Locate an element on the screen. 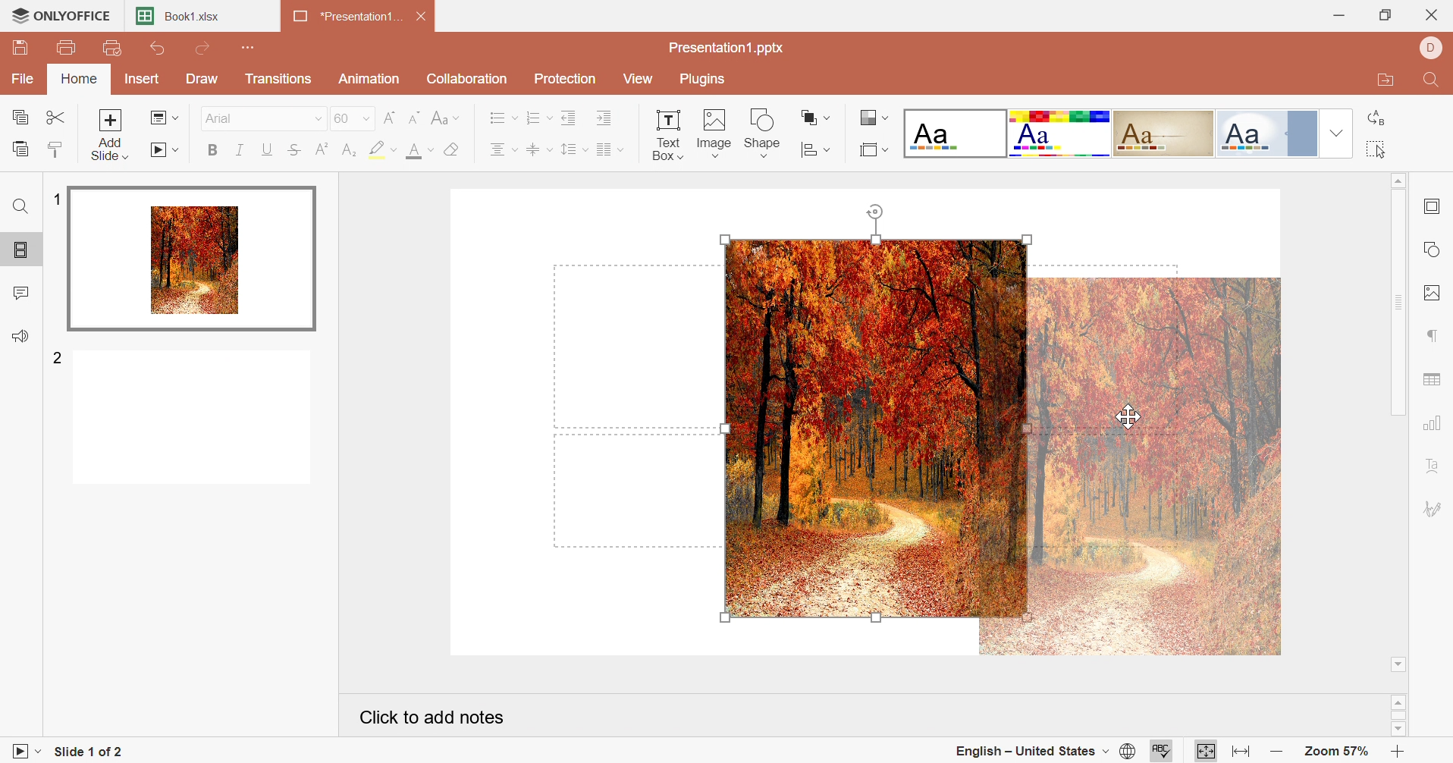 This screenshot has width=1453, height=763. Open file location is located at coordinates (1382, 83).